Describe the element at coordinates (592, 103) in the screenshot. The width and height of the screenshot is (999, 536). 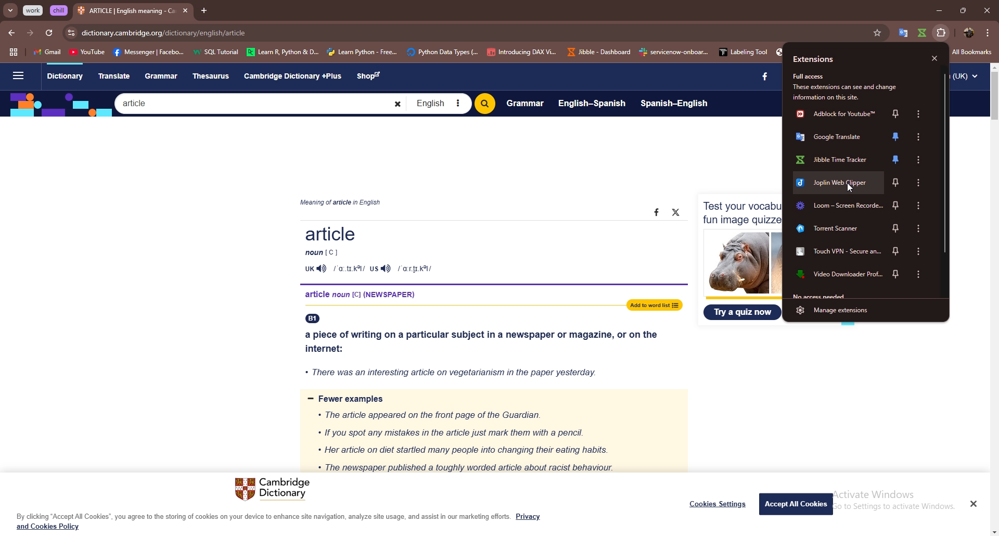
I see `English-Spanish` at that location.